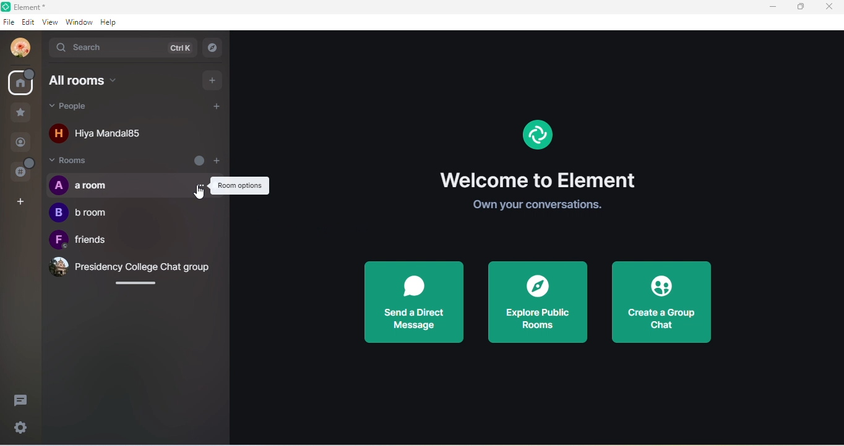  I want to click on file, so click(9, 23).